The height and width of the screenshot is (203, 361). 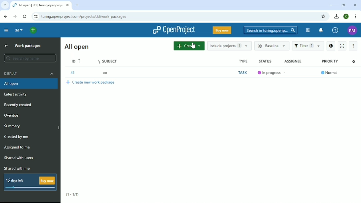 What do you see at coordinates (188, 46) in the screenshot?
I see `Create` at bounding box center [188, 46].